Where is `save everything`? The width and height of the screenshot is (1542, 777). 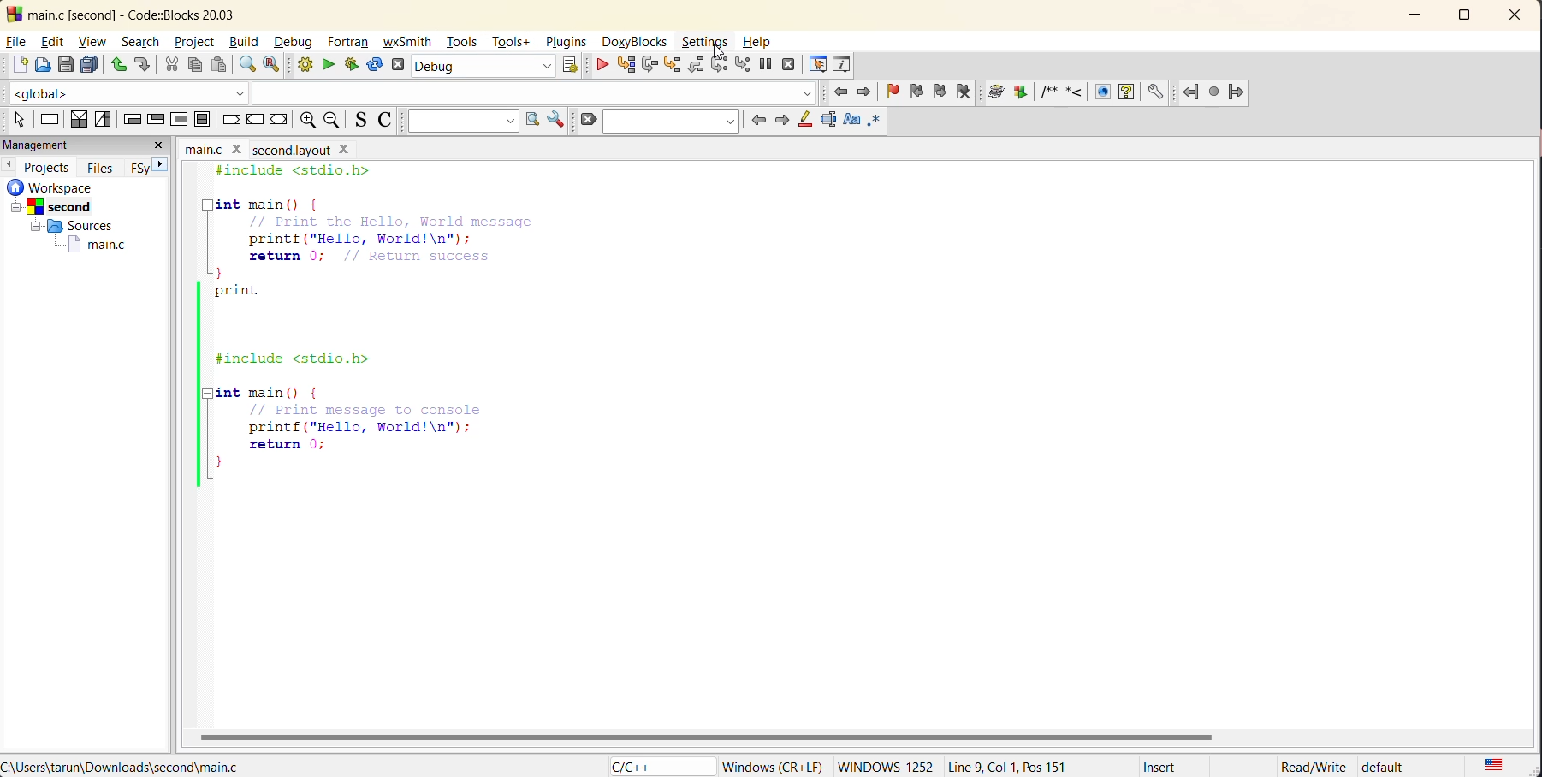 save everything is located at coordinates (91, 66).